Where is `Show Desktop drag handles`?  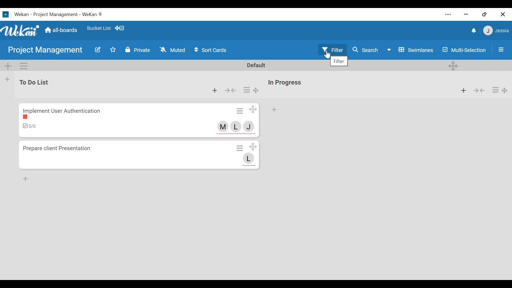
Show Desktop drag handles is located at coordinates (121, 28).